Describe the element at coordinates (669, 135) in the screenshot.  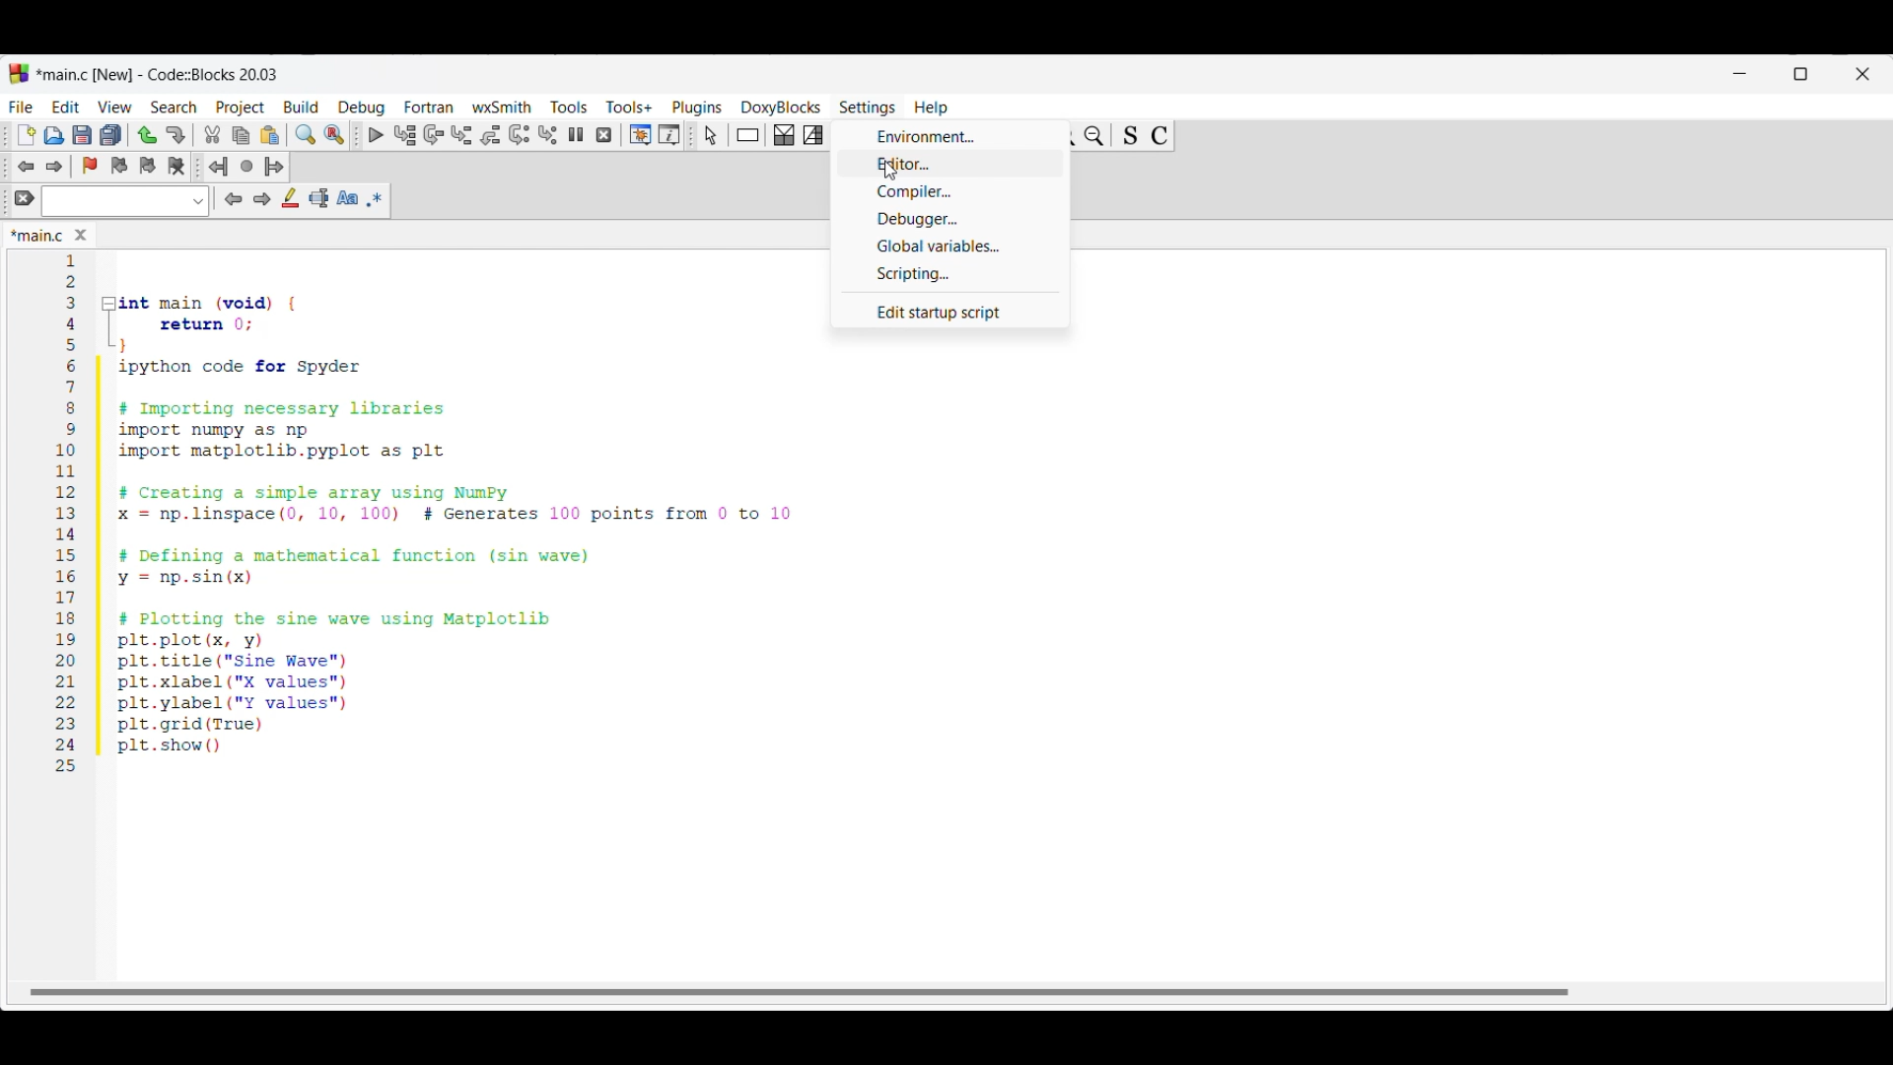
I see `Various info` at that location.